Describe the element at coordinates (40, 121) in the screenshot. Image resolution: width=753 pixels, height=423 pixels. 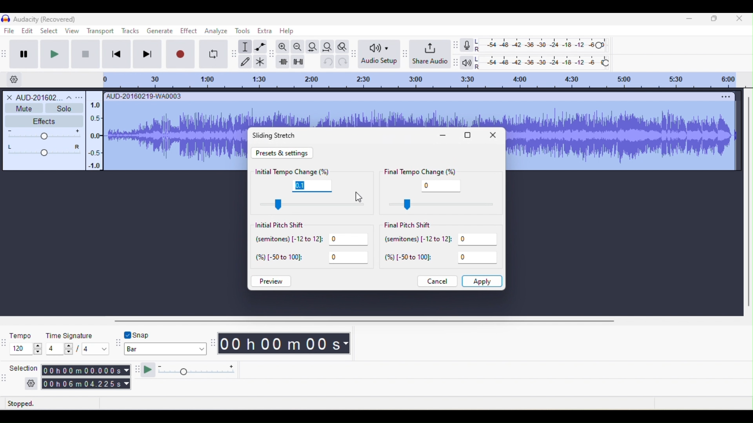
I see `Effects` at that location.